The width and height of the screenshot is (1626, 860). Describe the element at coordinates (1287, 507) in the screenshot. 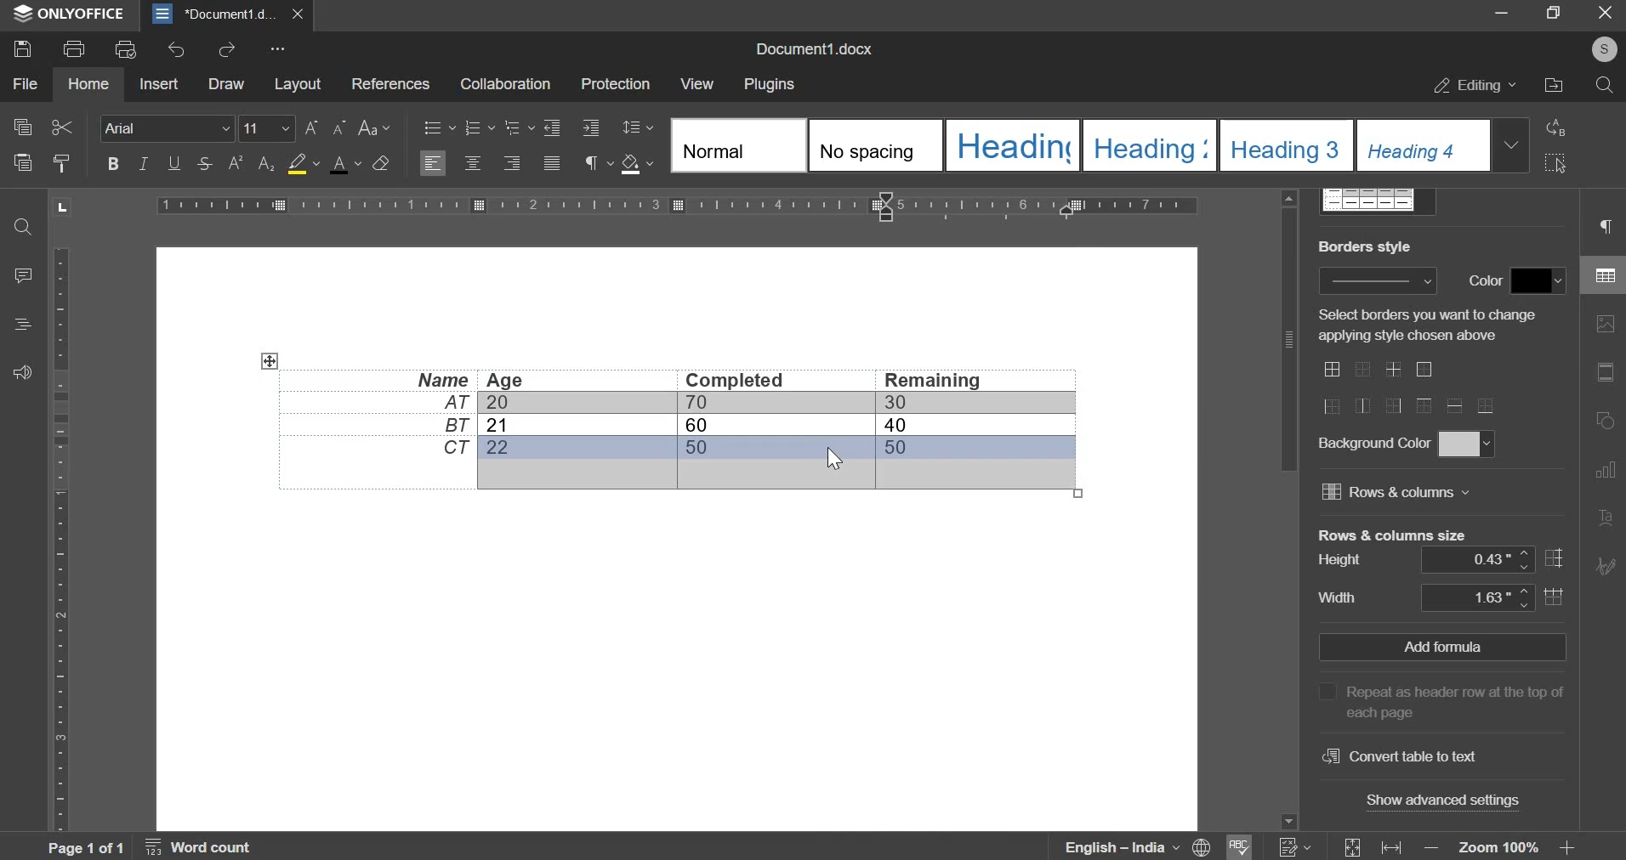

I see `vertical slider` at that location.